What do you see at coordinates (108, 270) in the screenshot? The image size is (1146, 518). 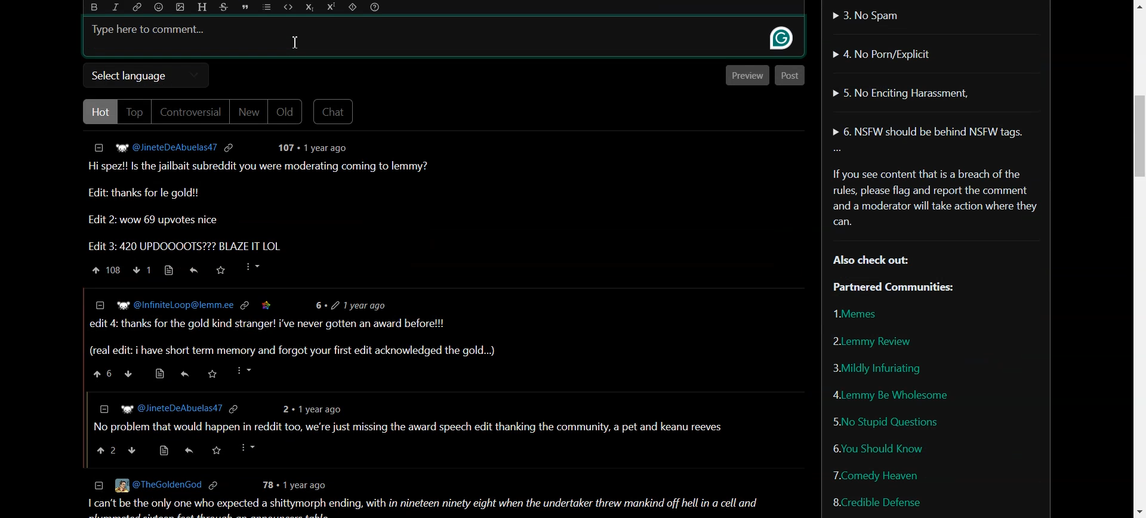 I see `Upvote` at bounding box center [108, 270].